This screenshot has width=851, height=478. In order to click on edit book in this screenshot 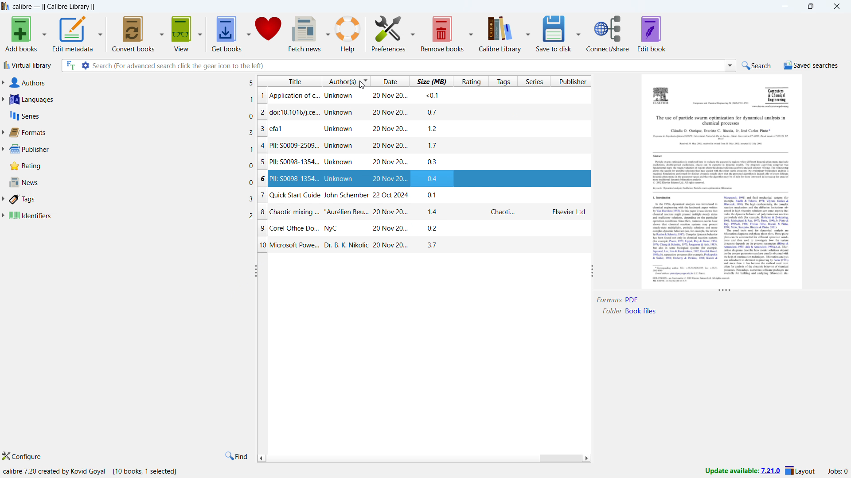, I will do `click(652, 34)`.